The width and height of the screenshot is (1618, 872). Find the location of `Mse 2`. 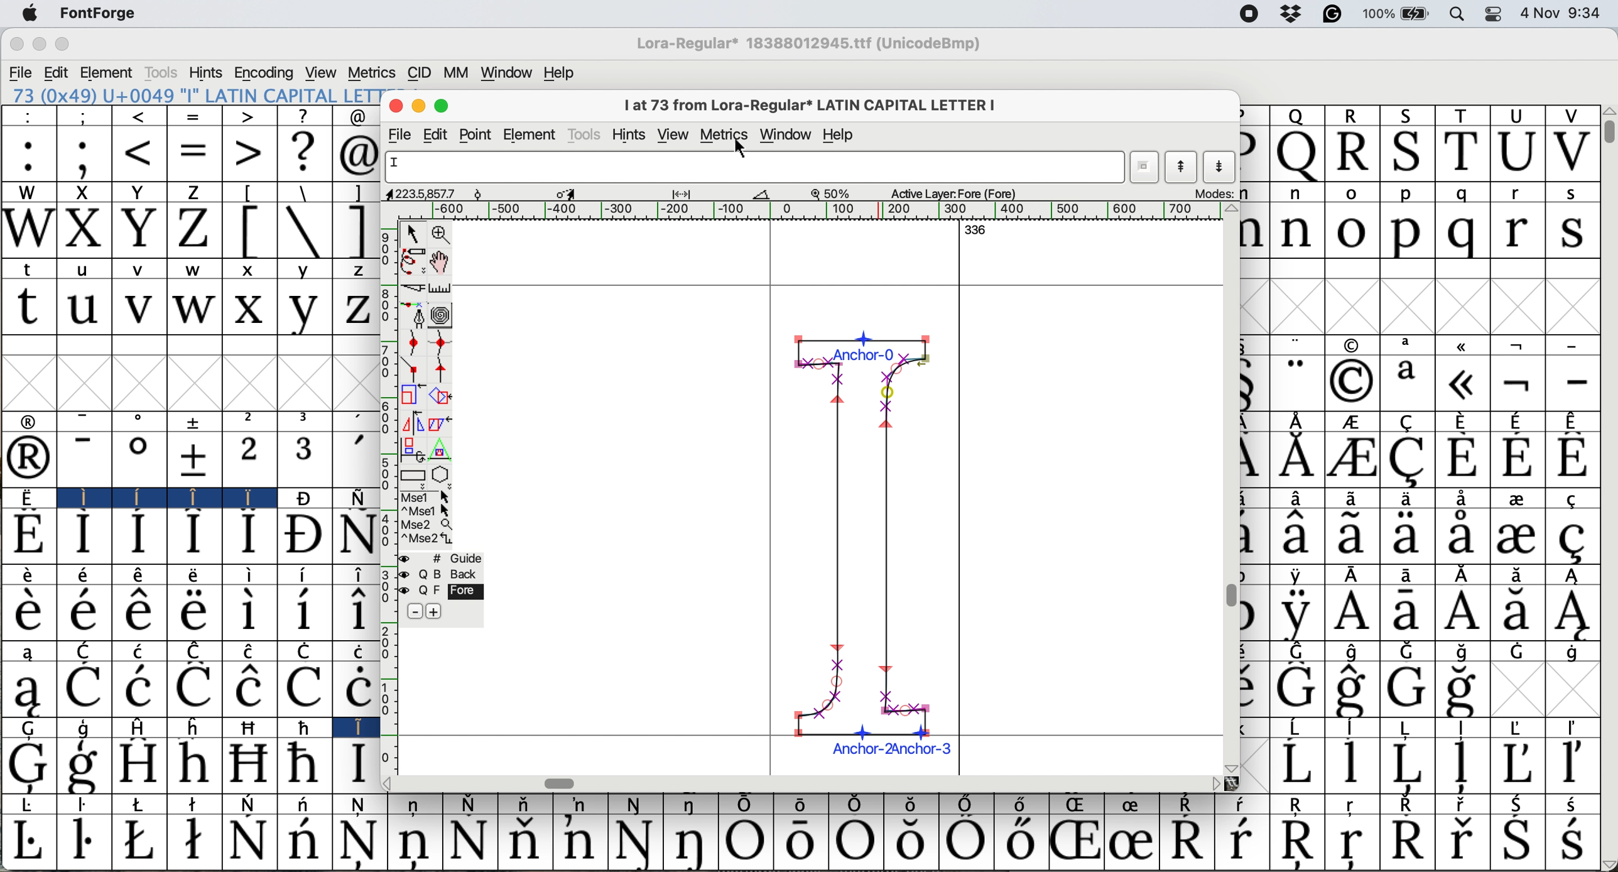

Mse 2 is located at coordinates (428, 525).